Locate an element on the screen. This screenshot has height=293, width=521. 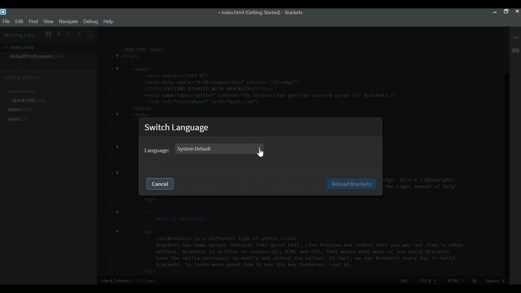
Close is located at coordinates (517, 11).